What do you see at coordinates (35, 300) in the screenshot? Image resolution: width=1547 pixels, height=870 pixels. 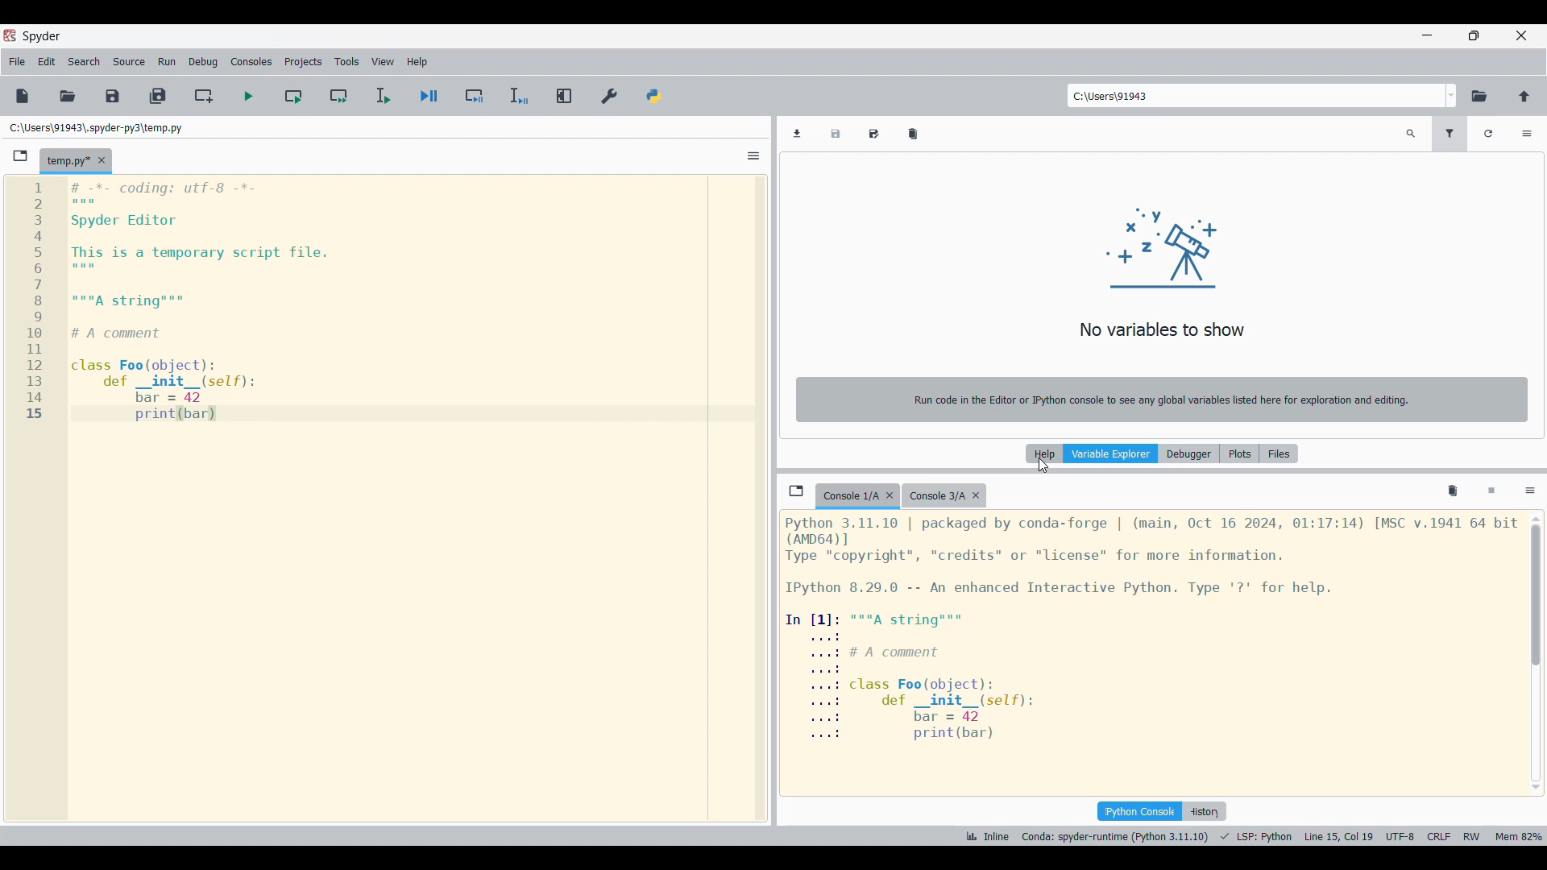 I see `line numbers` at bounding box center [35, 300].